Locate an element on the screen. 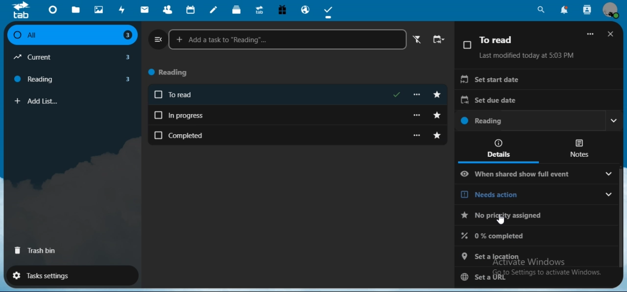 The image size is (627, 292). files is located at coordinates (76, 10).